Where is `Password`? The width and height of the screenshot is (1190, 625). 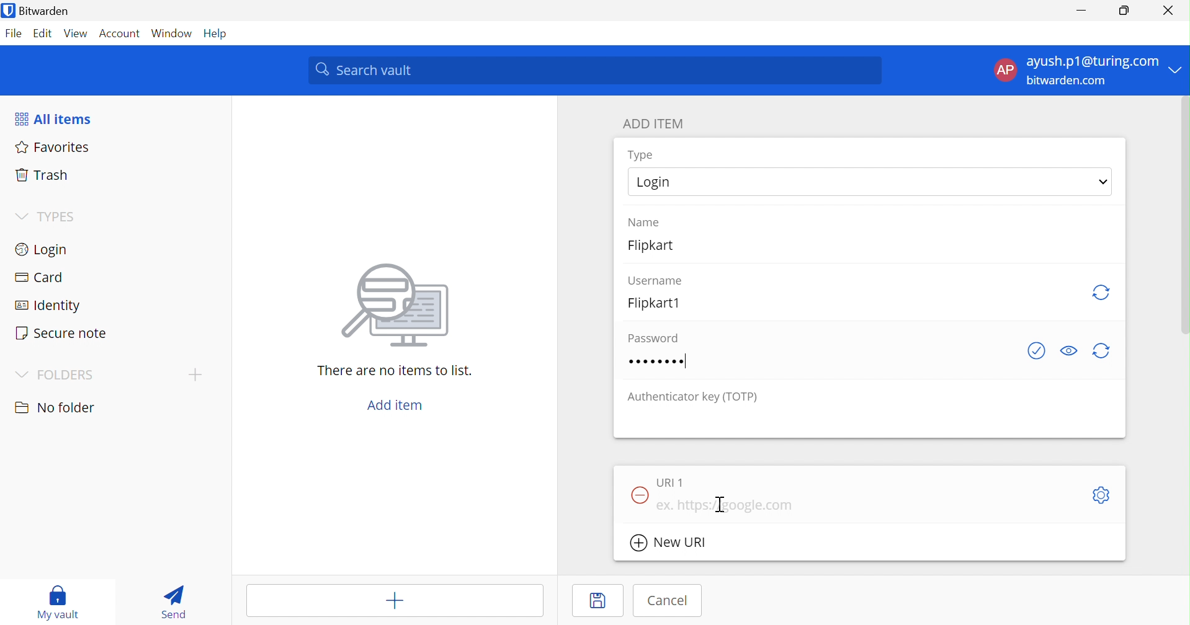 Password is located at coordinates (650, 337).